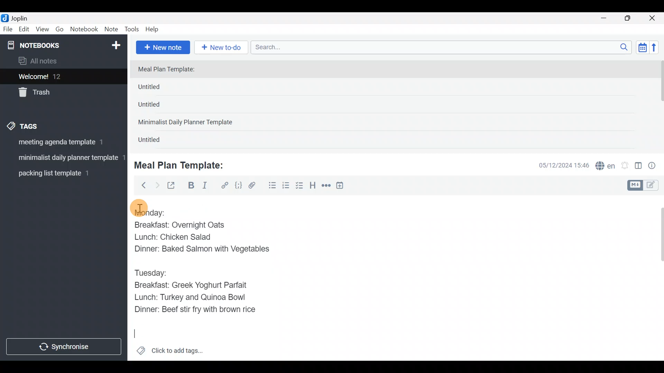 This screenshot has height=373, width=664. I want to click on Bulleted list, so click(271, 186).